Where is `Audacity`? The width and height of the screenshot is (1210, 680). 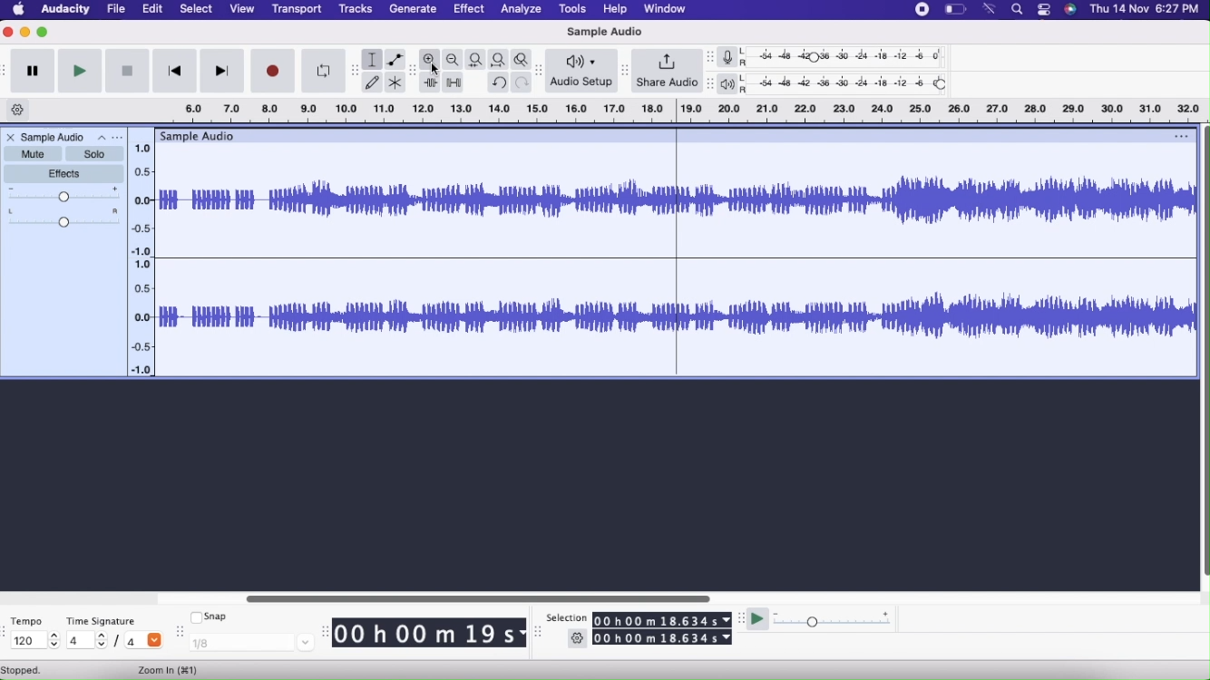 Audacity is located at coordinates (64, 11).